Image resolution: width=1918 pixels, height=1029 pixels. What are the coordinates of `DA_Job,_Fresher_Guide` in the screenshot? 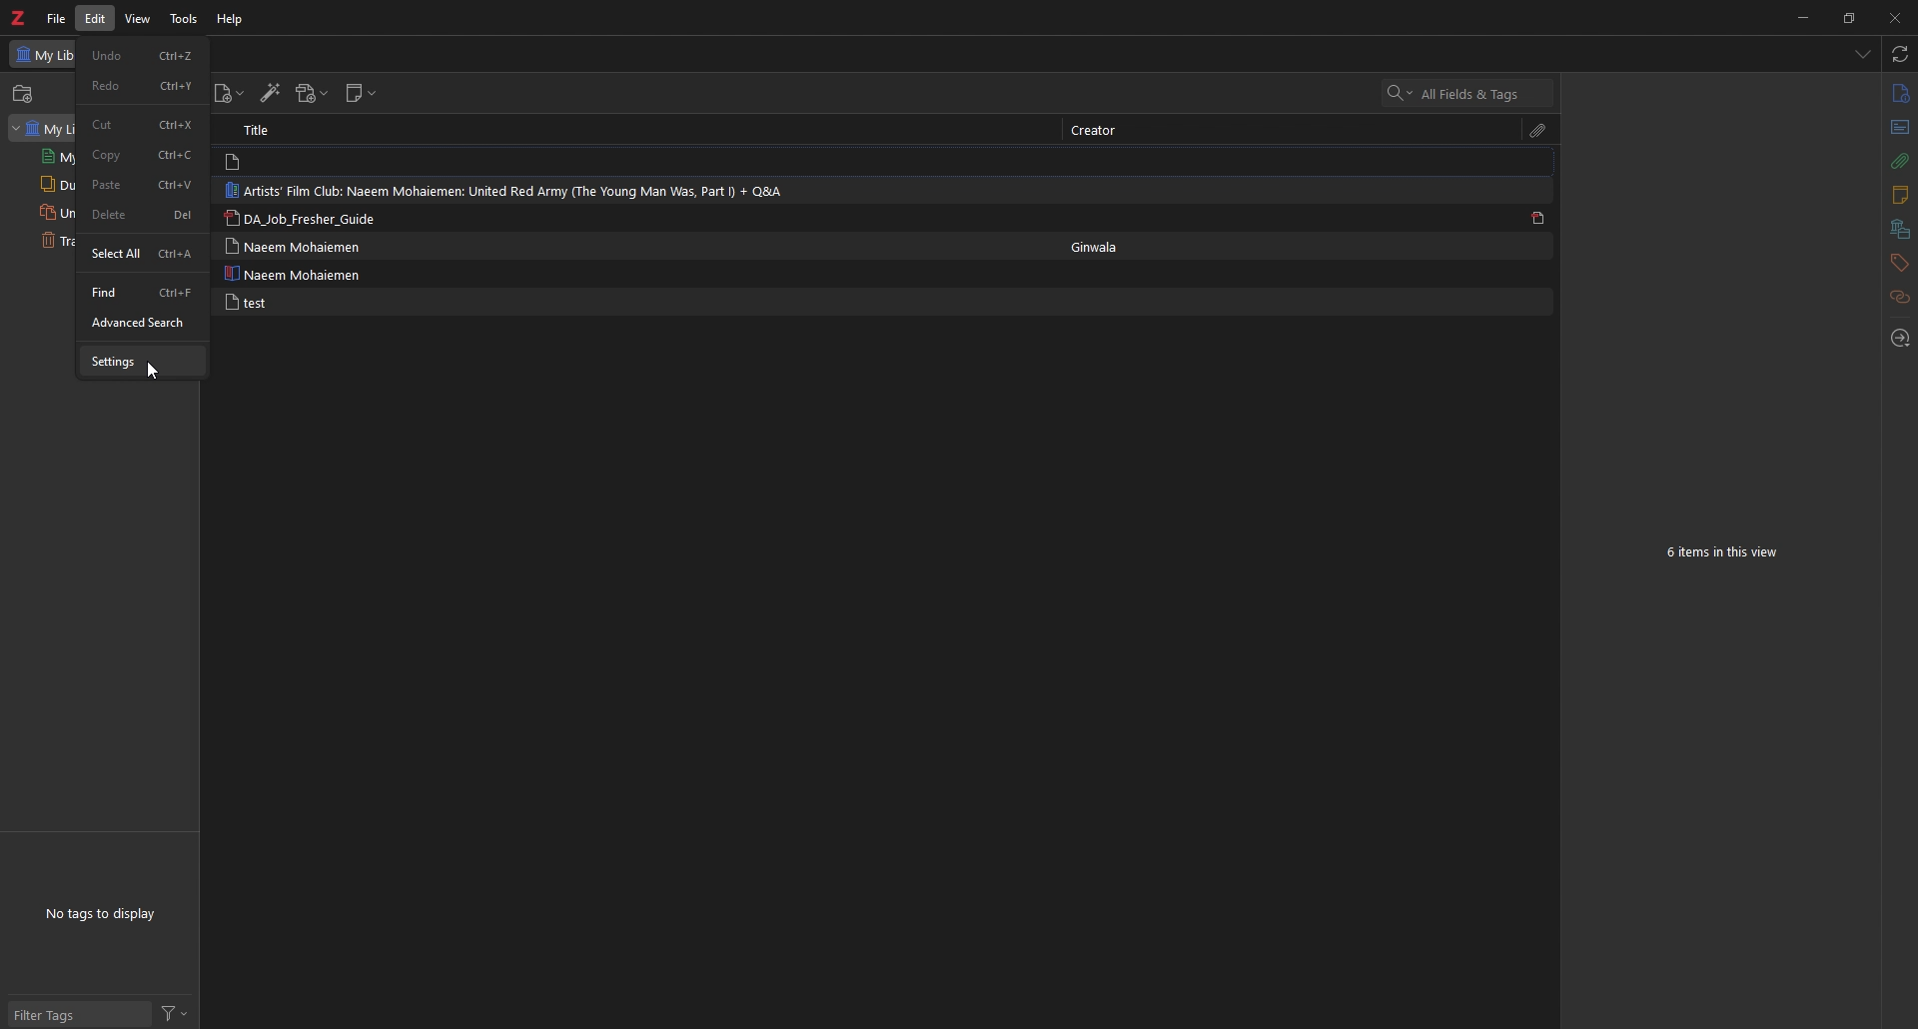 It's located at (312, 218).